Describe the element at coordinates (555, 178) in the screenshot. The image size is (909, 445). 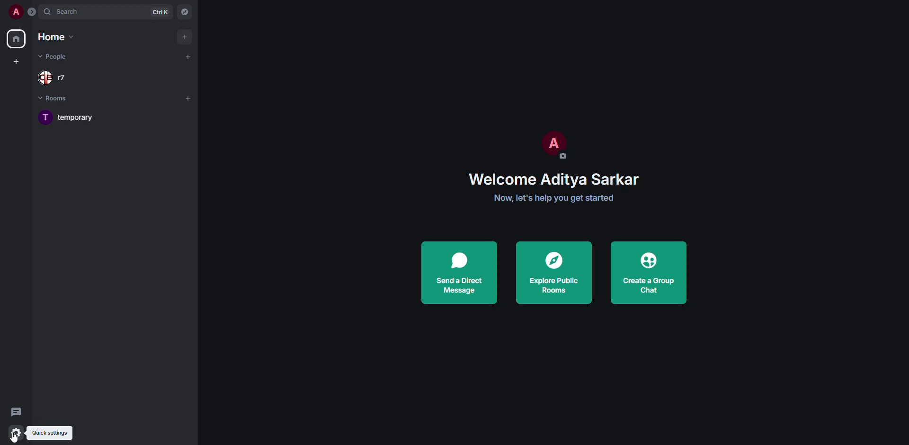
I see `Welcome Aditya Sarkar` at that location.